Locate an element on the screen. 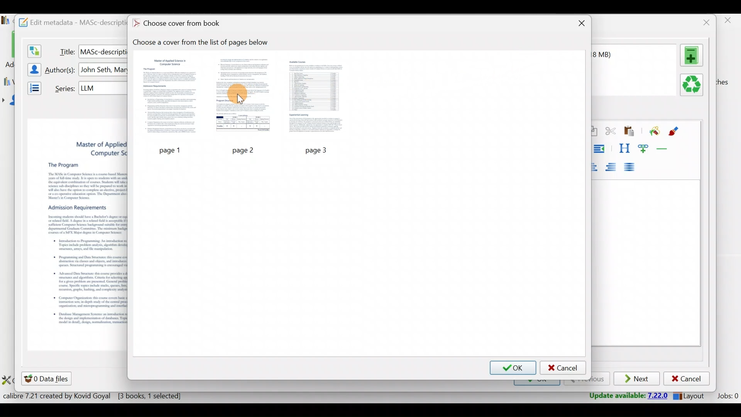 The image size is (741, 417).  is located at coordinates (170, 149).